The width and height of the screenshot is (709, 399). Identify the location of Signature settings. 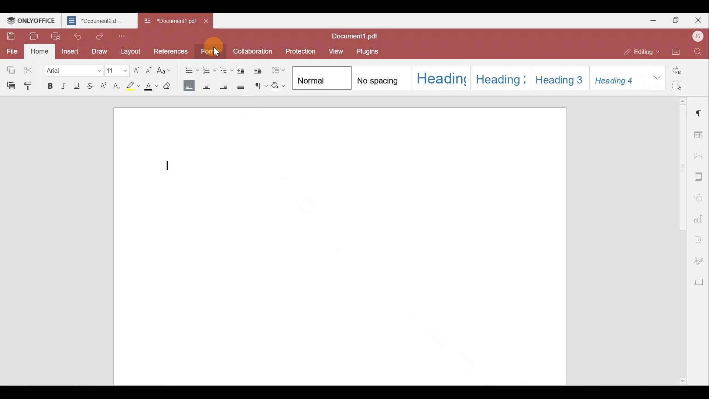
(701, 259).